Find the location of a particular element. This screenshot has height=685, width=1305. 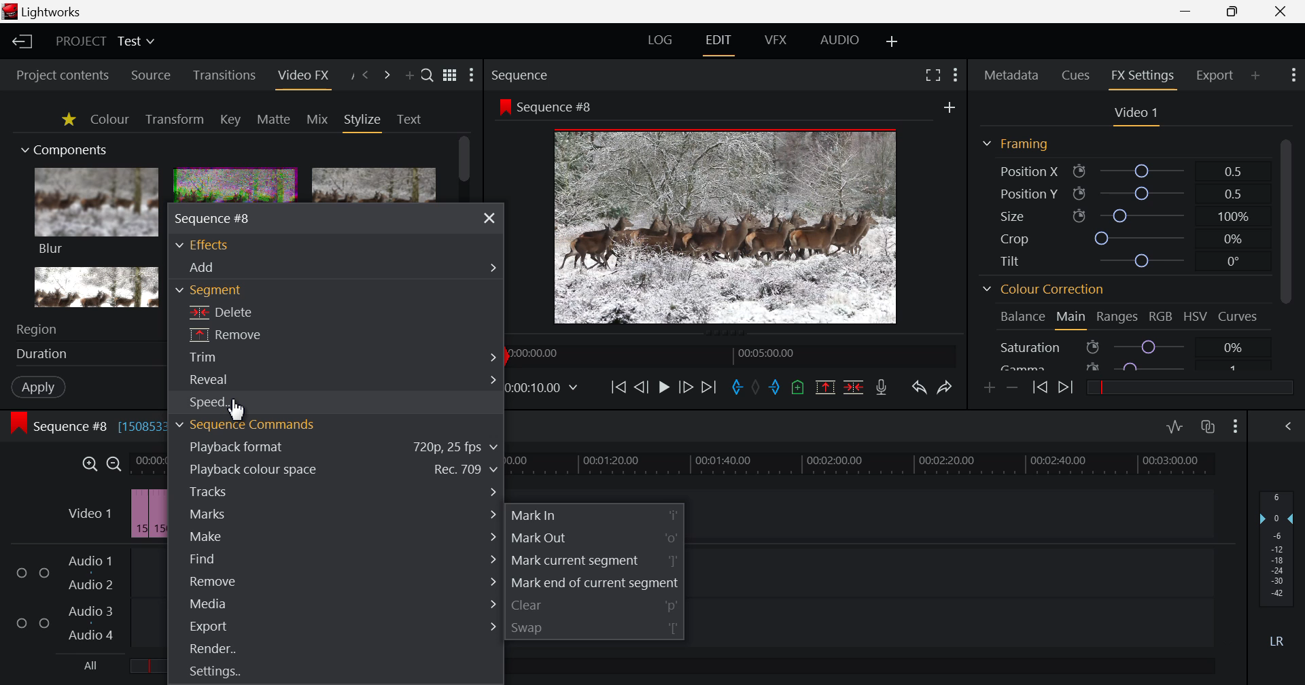

Favorites is located at coordinates (67, 120).